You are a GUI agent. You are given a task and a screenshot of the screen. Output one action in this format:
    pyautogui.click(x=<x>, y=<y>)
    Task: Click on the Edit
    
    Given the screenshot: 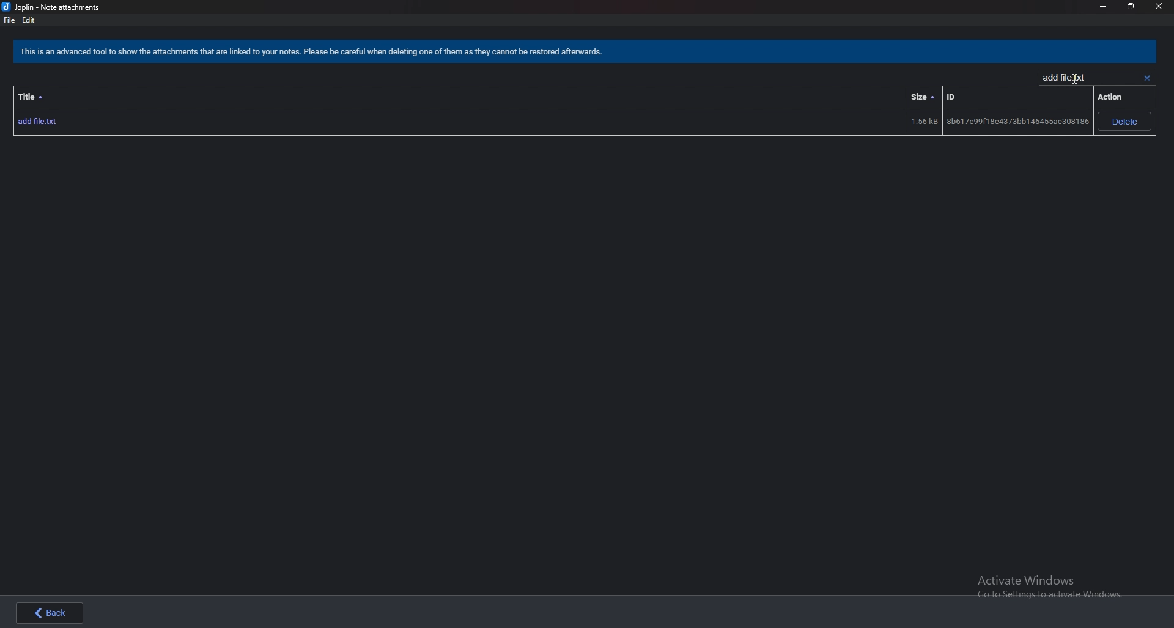 What is the action you would take?
    pyautogui.click(x=29, y=20)
    